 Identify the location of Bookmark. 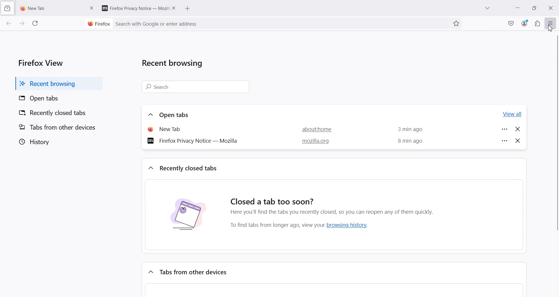
(456, 23).